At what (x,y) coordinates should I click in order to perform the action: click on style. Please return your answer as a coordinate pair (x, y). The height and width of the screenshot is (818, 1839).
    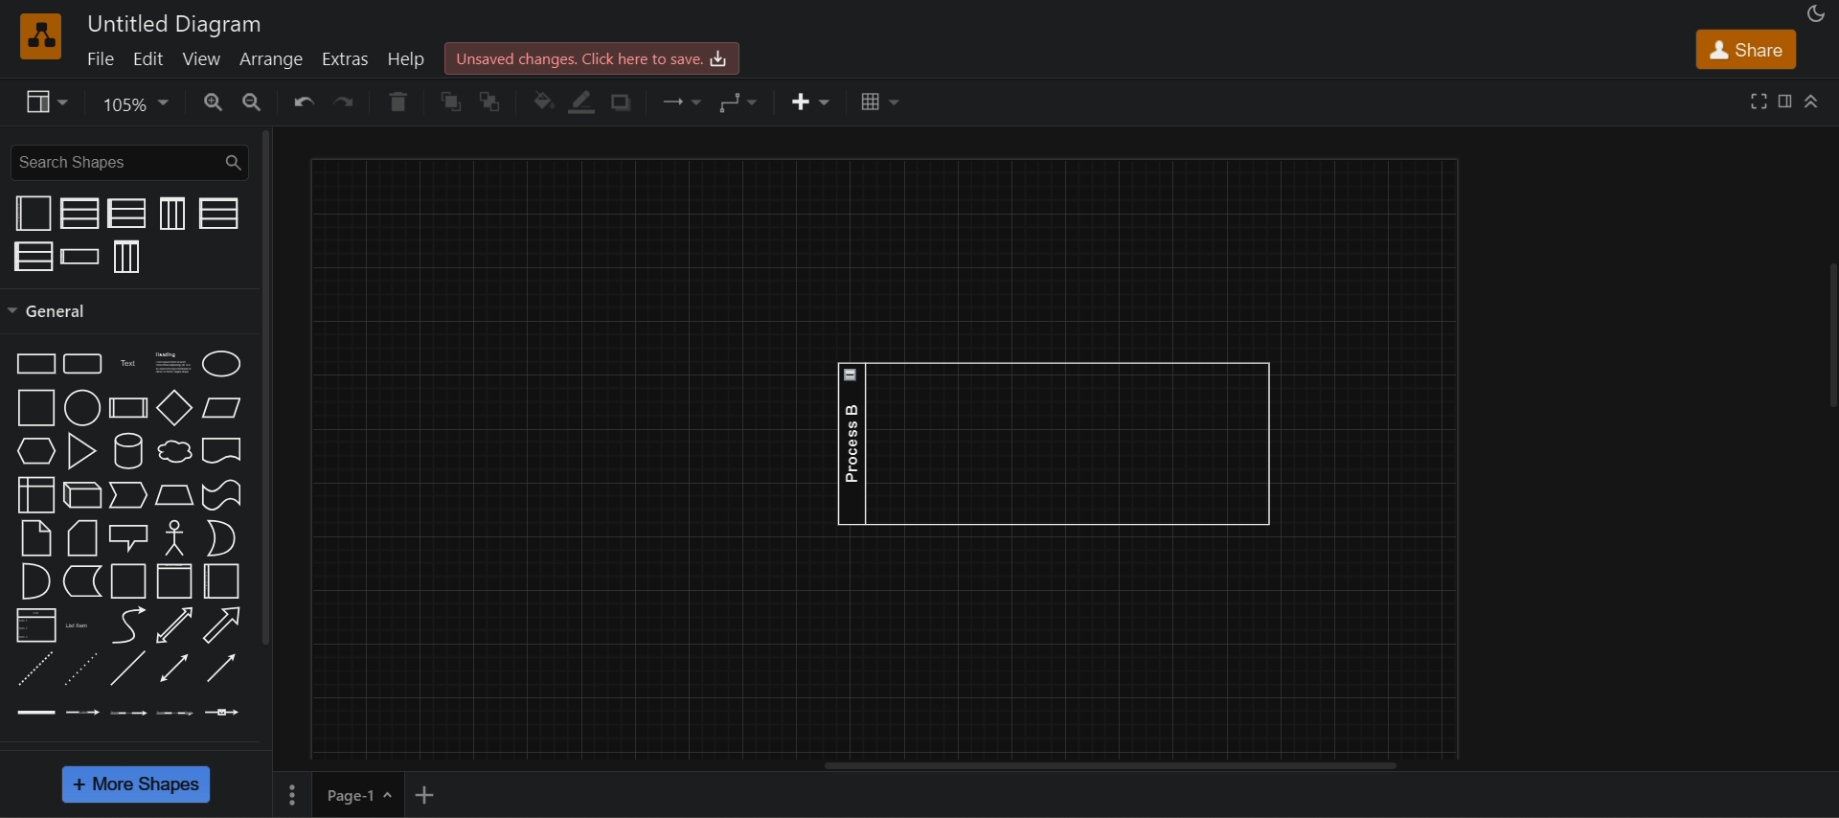
    Looking at the image, I should click on (50, 102).